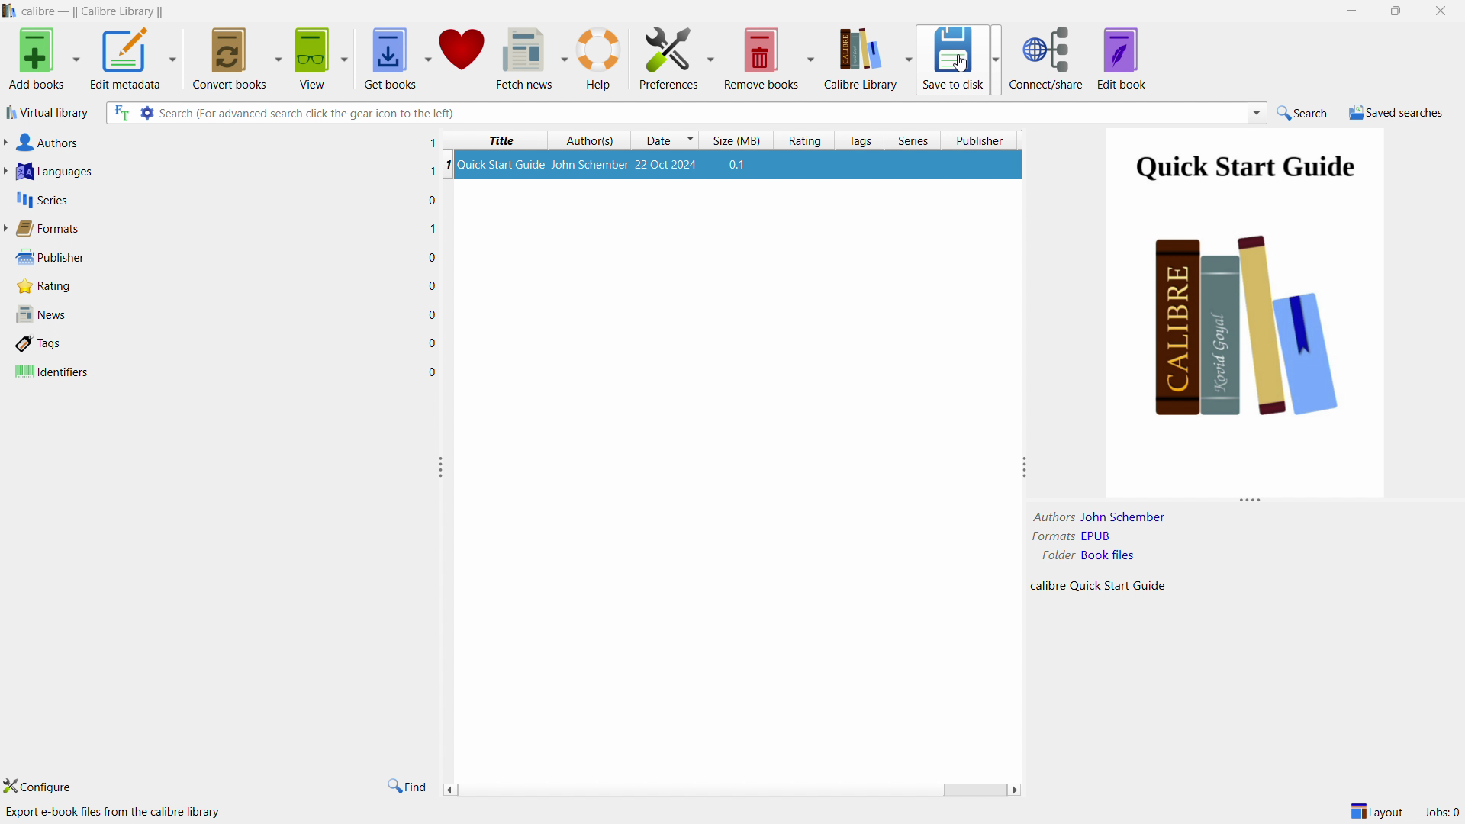 Image resolution: width=1465 pixels, height=824 pixels. Describe the element at coordinates (433, 288) in the screenshot. I see `0` at that location.